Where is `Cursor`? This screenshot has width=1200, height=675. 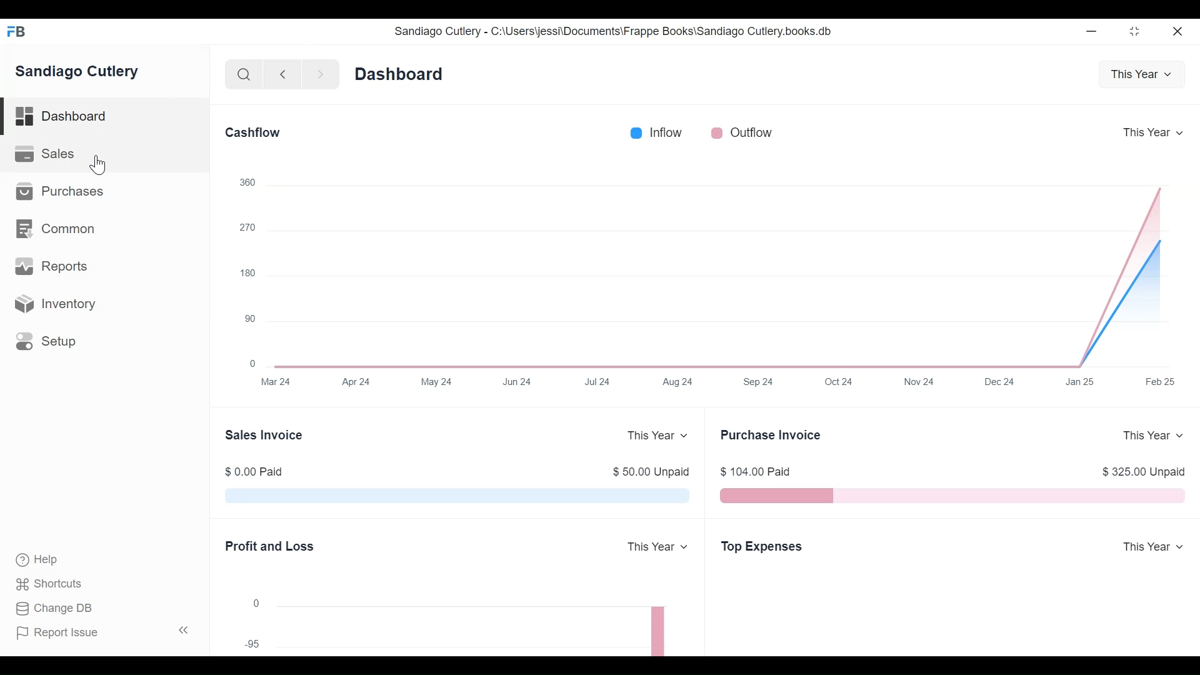
Cursor is located at coordinates (99, 167).